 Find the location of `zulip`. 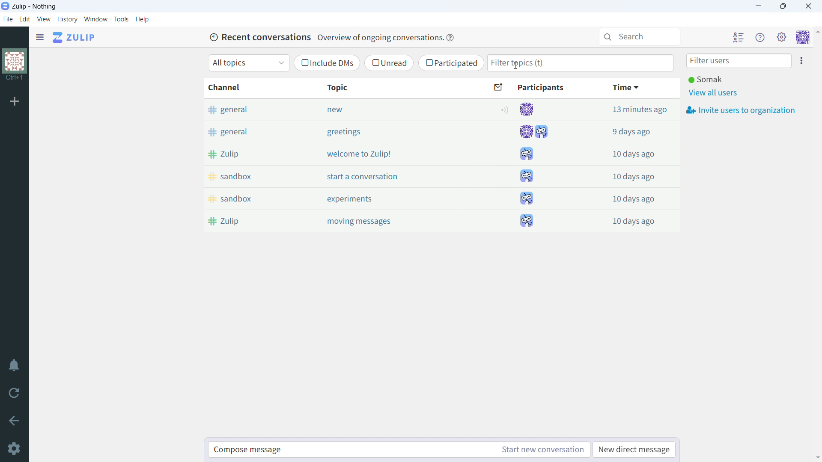

zulip is located at coordinates (247, 154).